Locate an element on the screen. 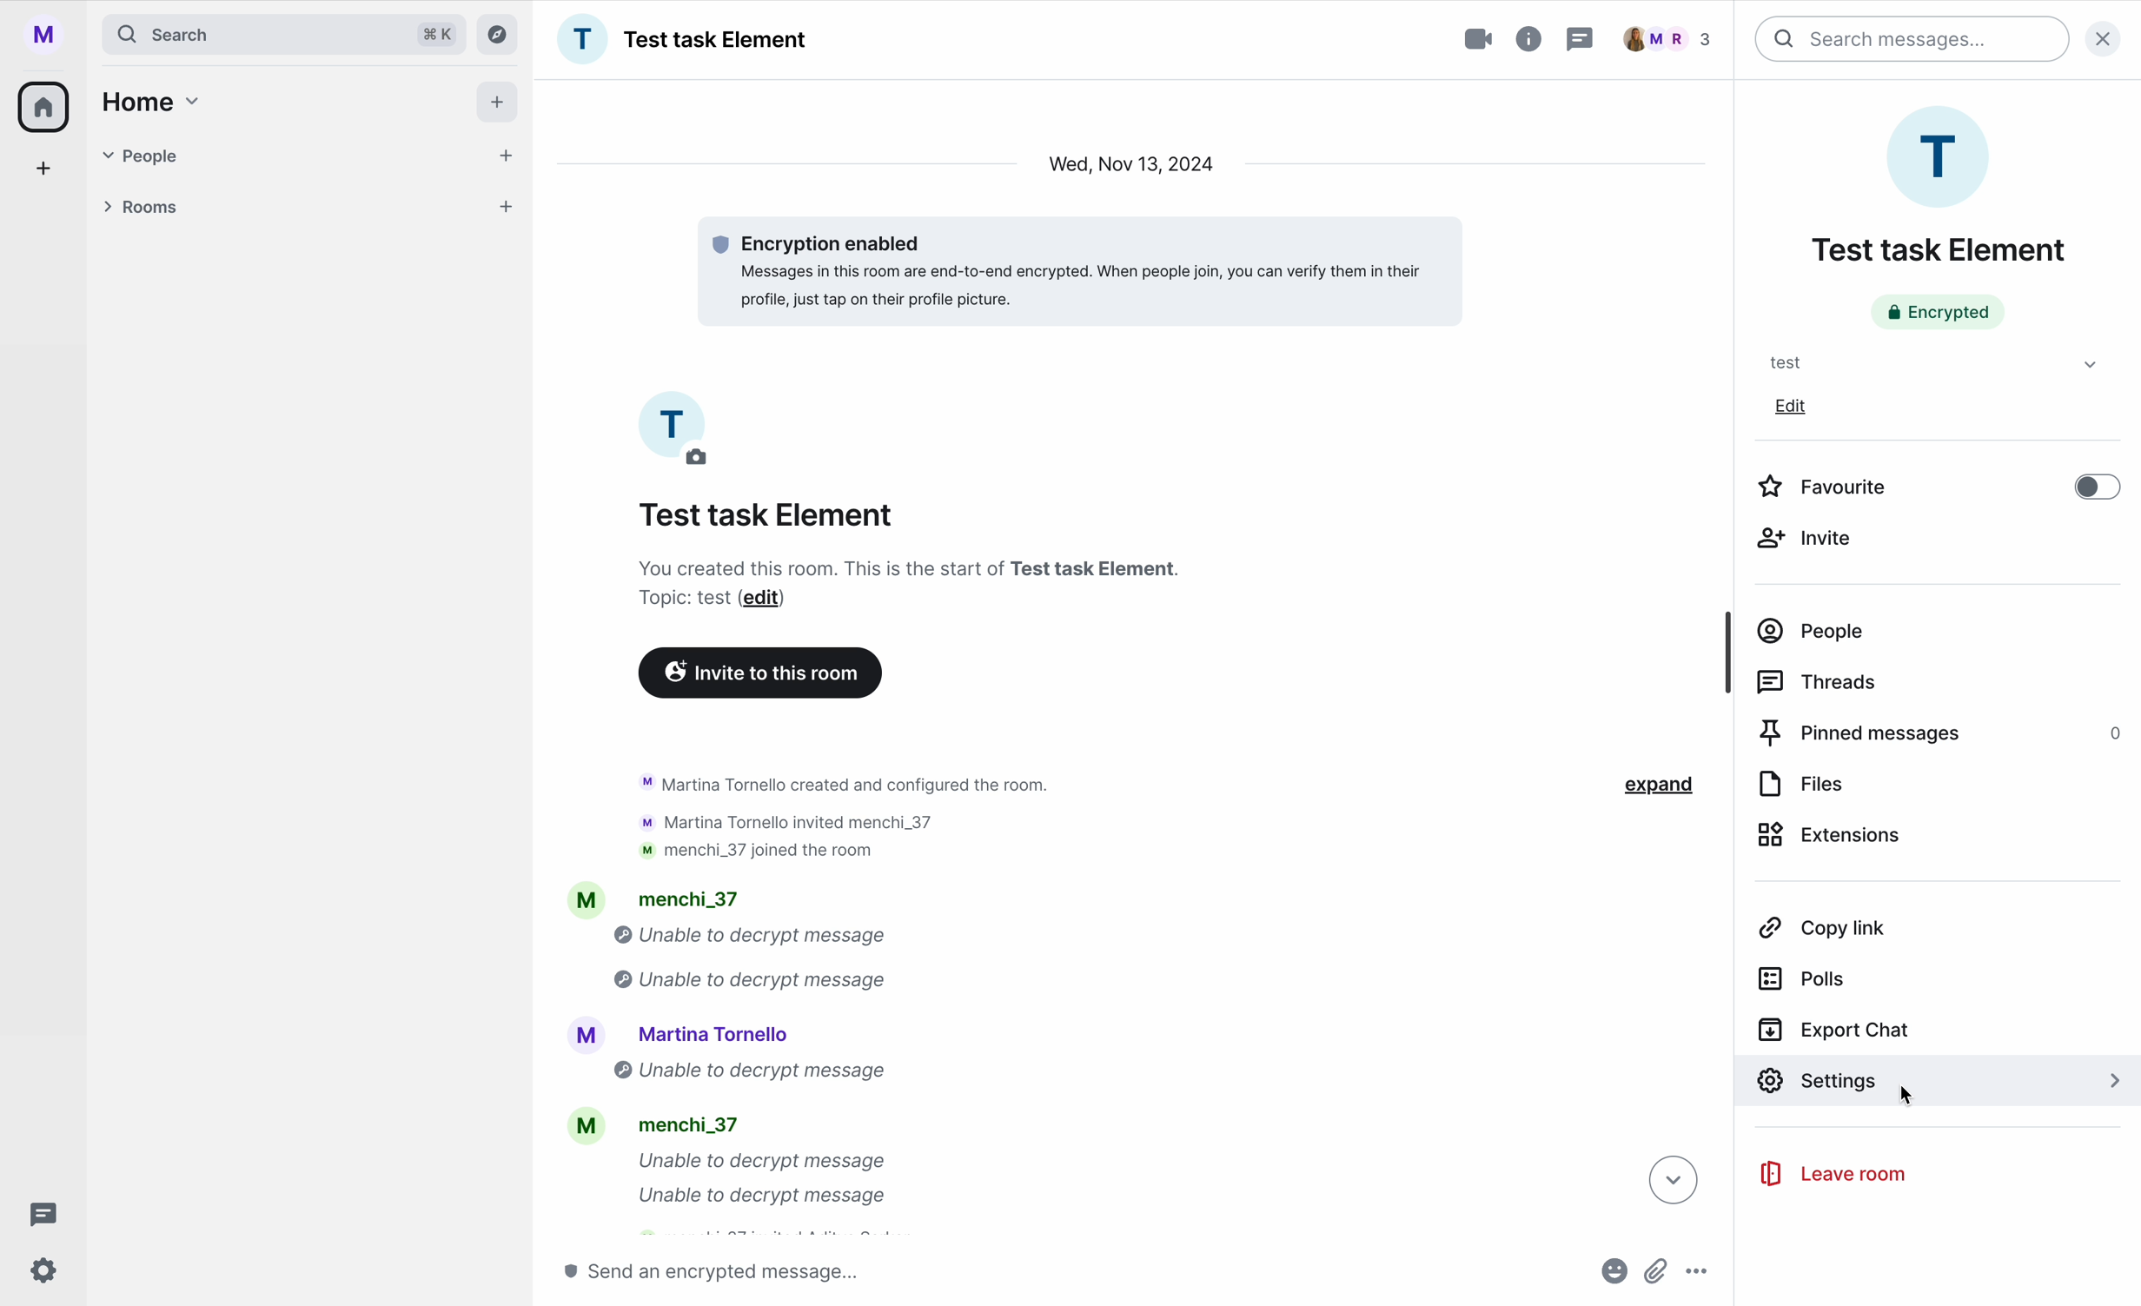 This screenshot has width=2141, height=1306. people is located at coordinates (1674, 38).